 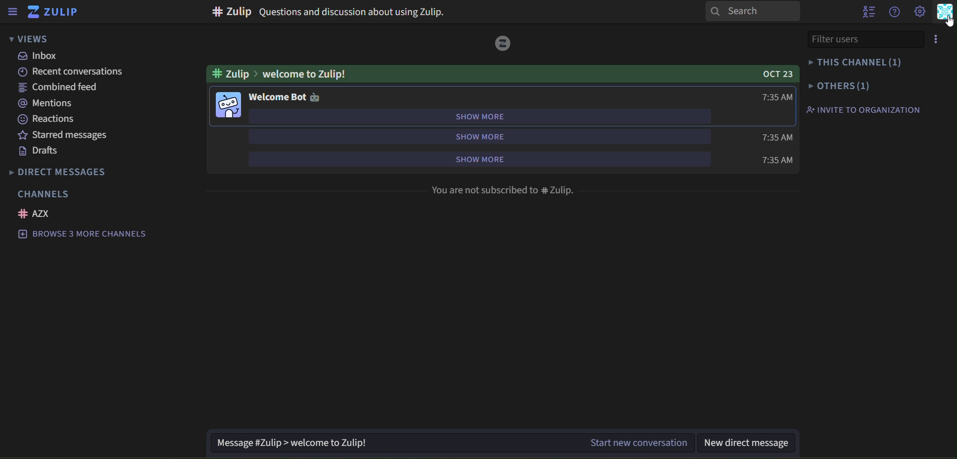 What do you see at coordinates (866, 14) in the screenshot?
I see `hide user list` at bounding box center [866, 14].